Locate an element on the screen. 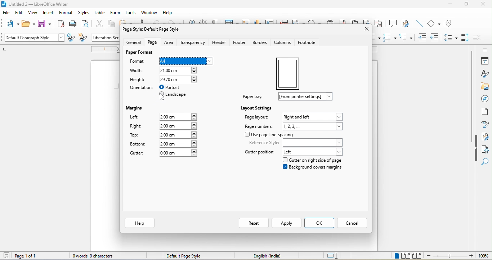 The width and height of the screenshot is (492, 260). single page view is located at coordinates (395, 256).